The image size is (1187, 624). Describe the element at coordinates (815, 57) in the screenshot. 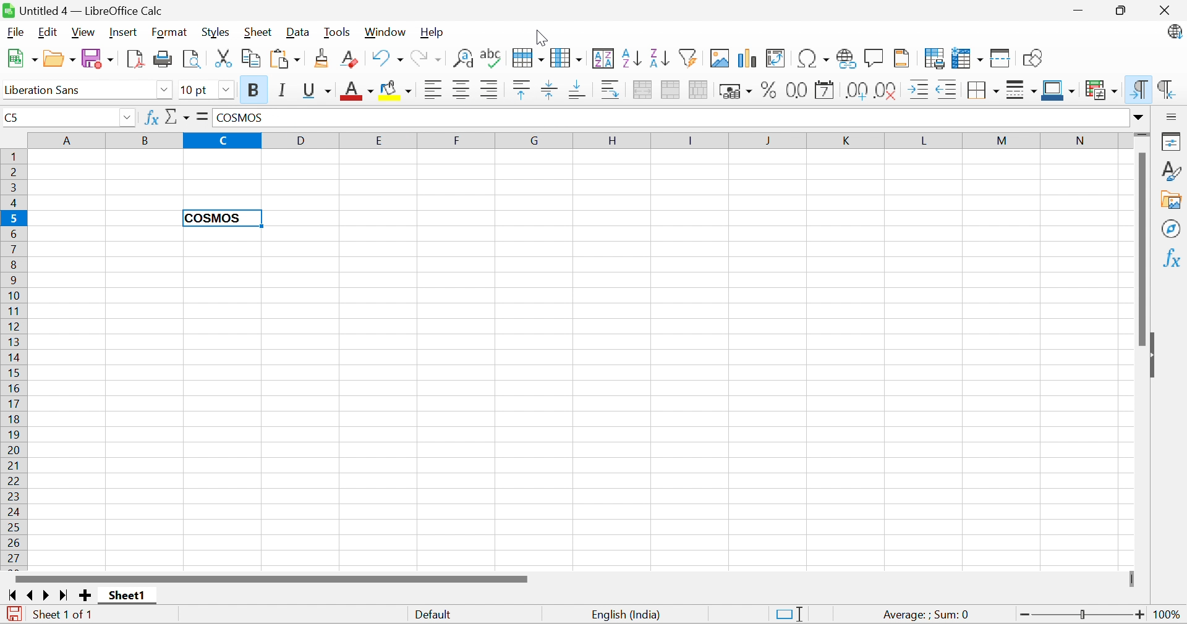

I see `Insert Special Characters` at that location.